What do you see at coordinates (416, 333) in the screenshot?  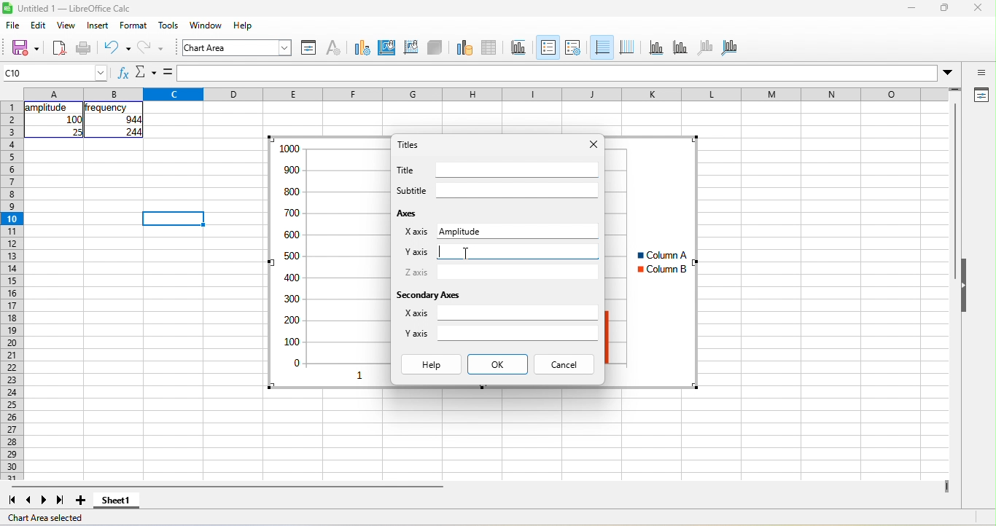 I see `Y axis` at bounding box center [416, 333].